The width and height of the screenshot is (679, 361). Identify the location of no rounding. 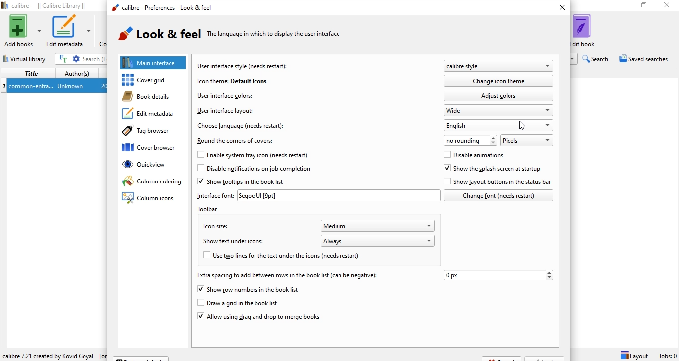
(471, 140).